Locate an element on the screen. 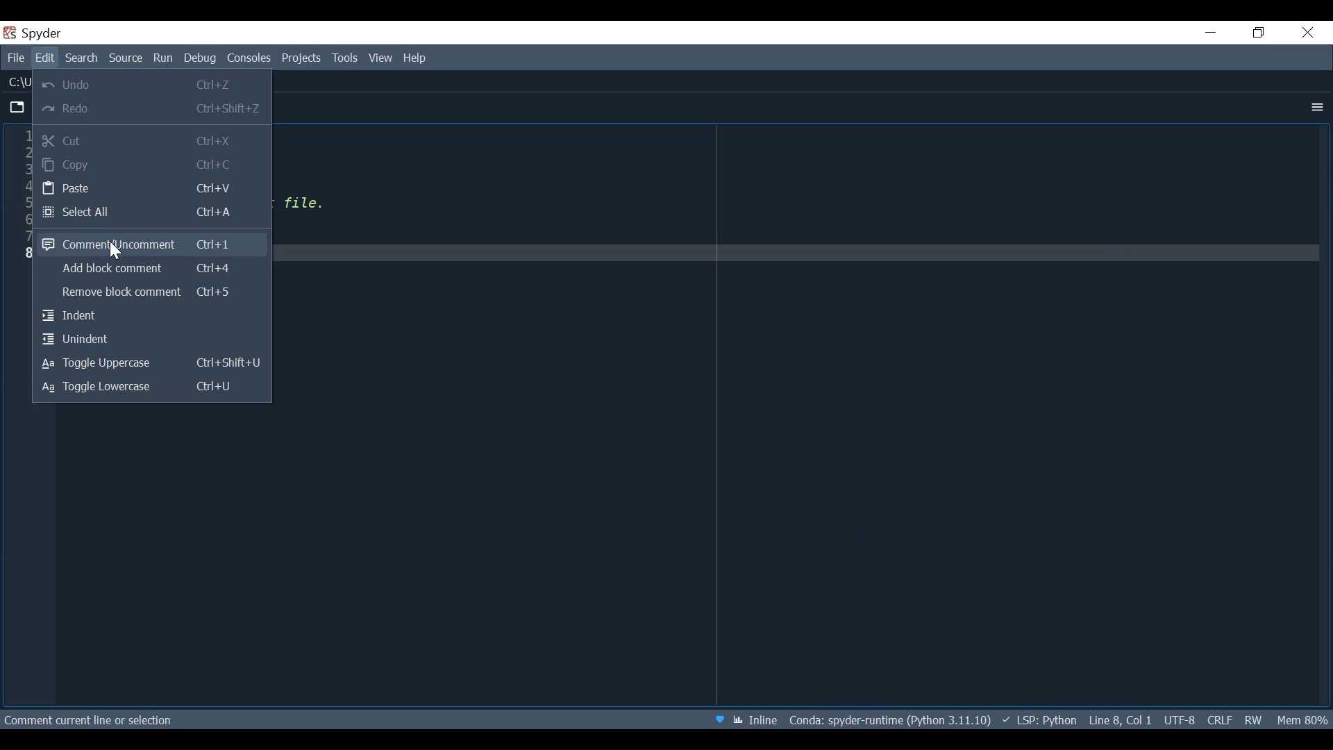  Memory Usage is located at coordinates (1302, 718).